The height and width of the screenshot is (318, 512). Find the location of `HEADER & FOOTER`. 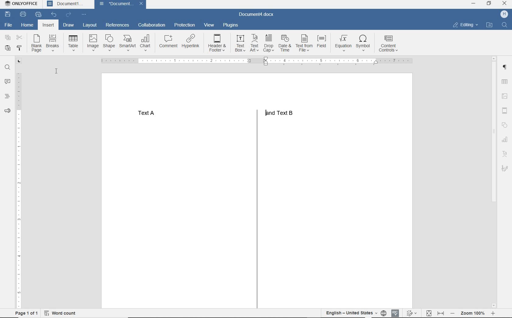

HEADER & FOOTER is located at coordinates (505, 111).